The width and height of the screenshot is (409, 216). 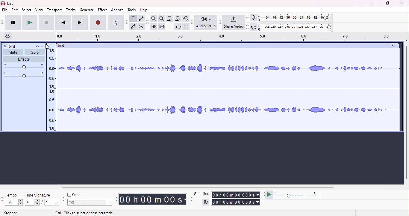 I want to click on stop, so click(x=46, y=23).